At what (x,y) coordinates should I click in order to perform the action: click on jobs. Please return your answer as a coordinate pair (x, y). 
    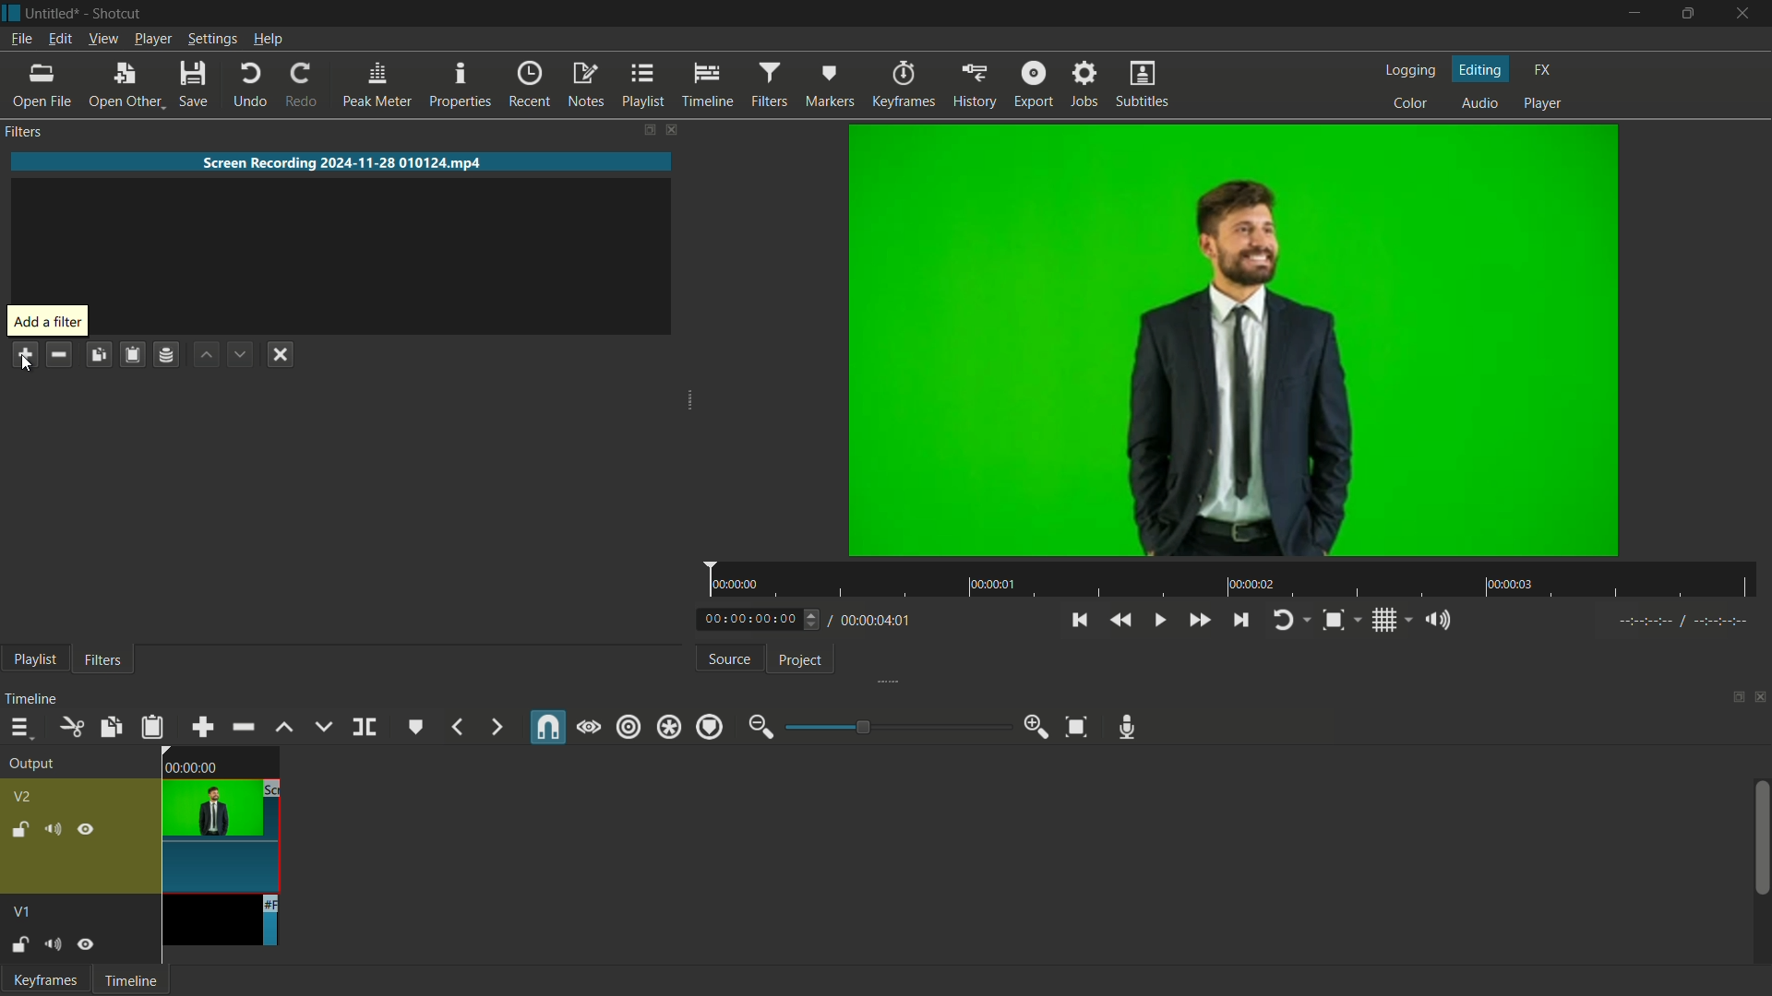
    Looking at the image, I should click on (1083, 86).